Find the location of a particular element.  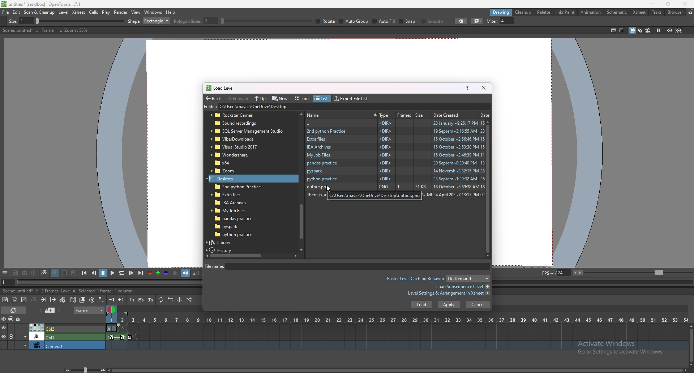

scan and cleanup is located at coordinates (39, 12).